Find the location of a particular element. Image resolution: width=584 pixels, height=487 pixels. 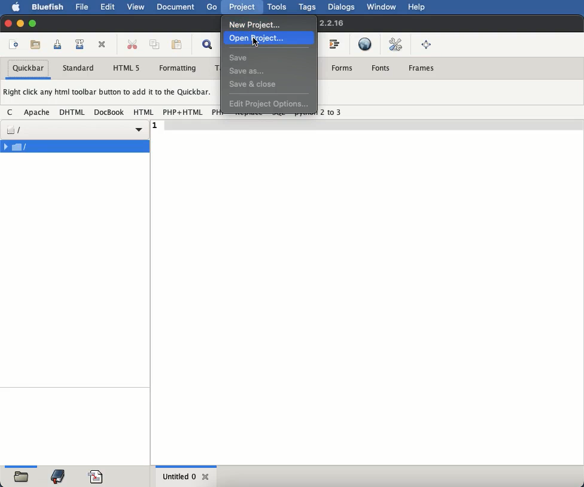

untitled 0 is located at coordinates (180, 479).